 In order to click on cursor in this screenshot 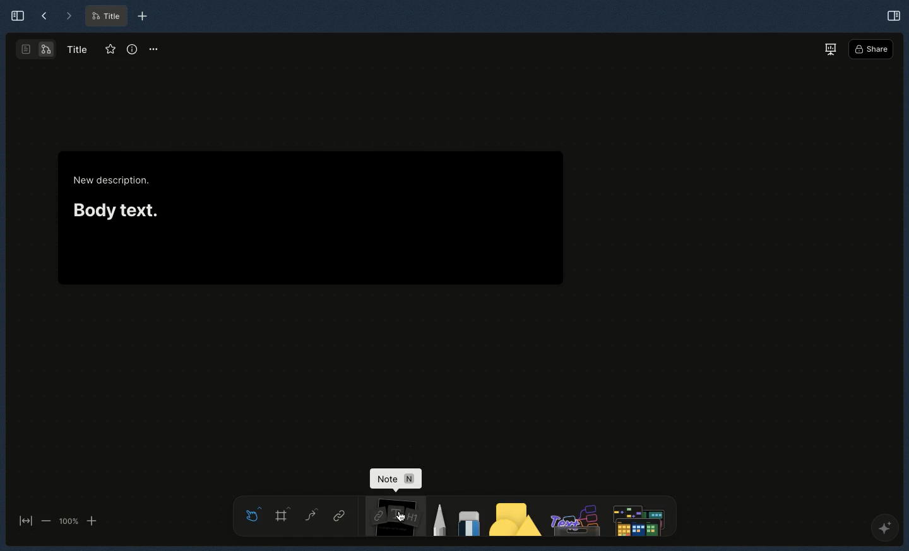, I will do `click(403, 517)`.